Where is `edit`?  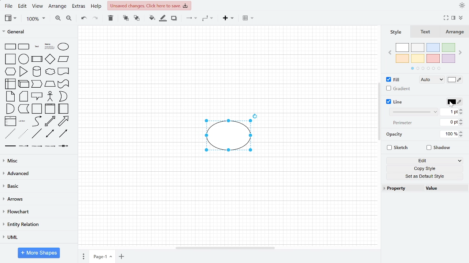
edit is located at coordinates (23, 7).